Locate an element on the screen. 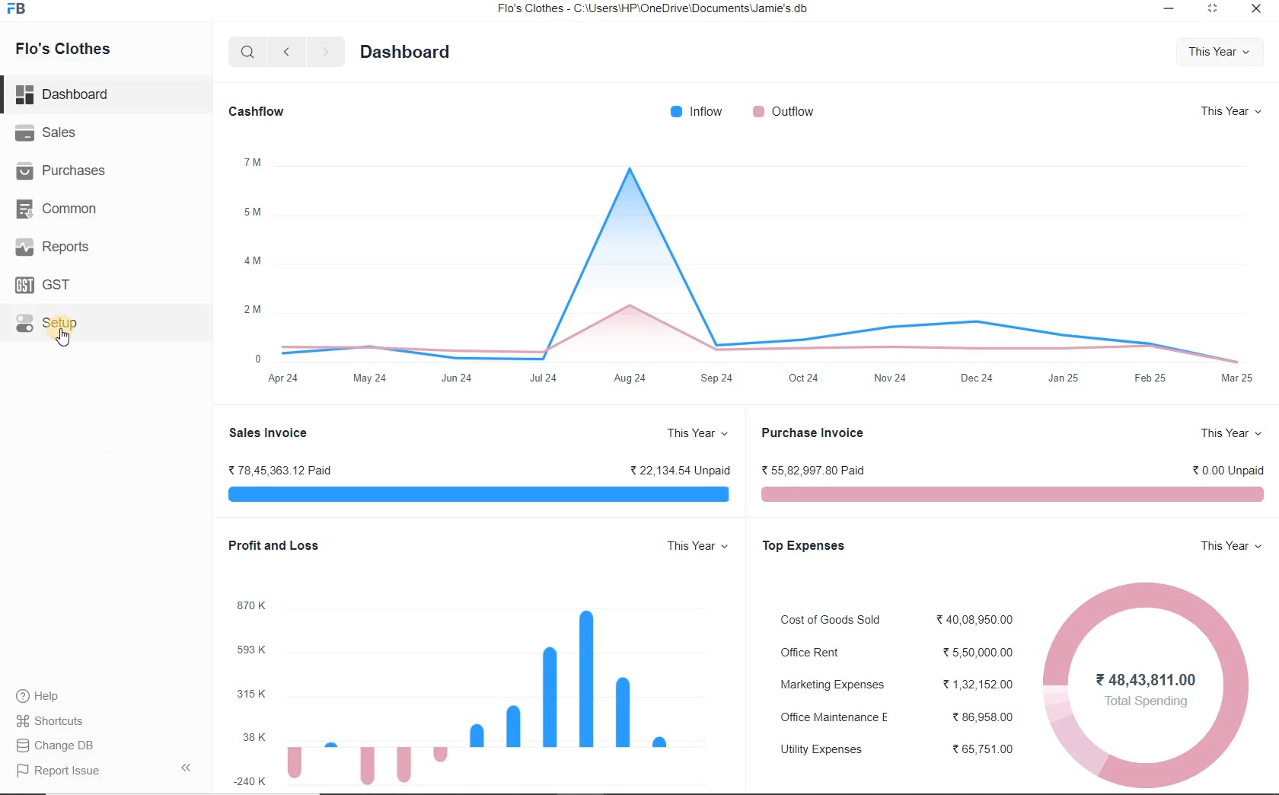 This screenshot has height=795, width=1279. Cost of Goods Sold %40,08,950.00
Office Rent %5,50,000.00
Marketing Expenses 1,32,152.00
Office Maintenance © 86,958.00
Utility Expenses €65751.00 is located at coordinates (897, 682).